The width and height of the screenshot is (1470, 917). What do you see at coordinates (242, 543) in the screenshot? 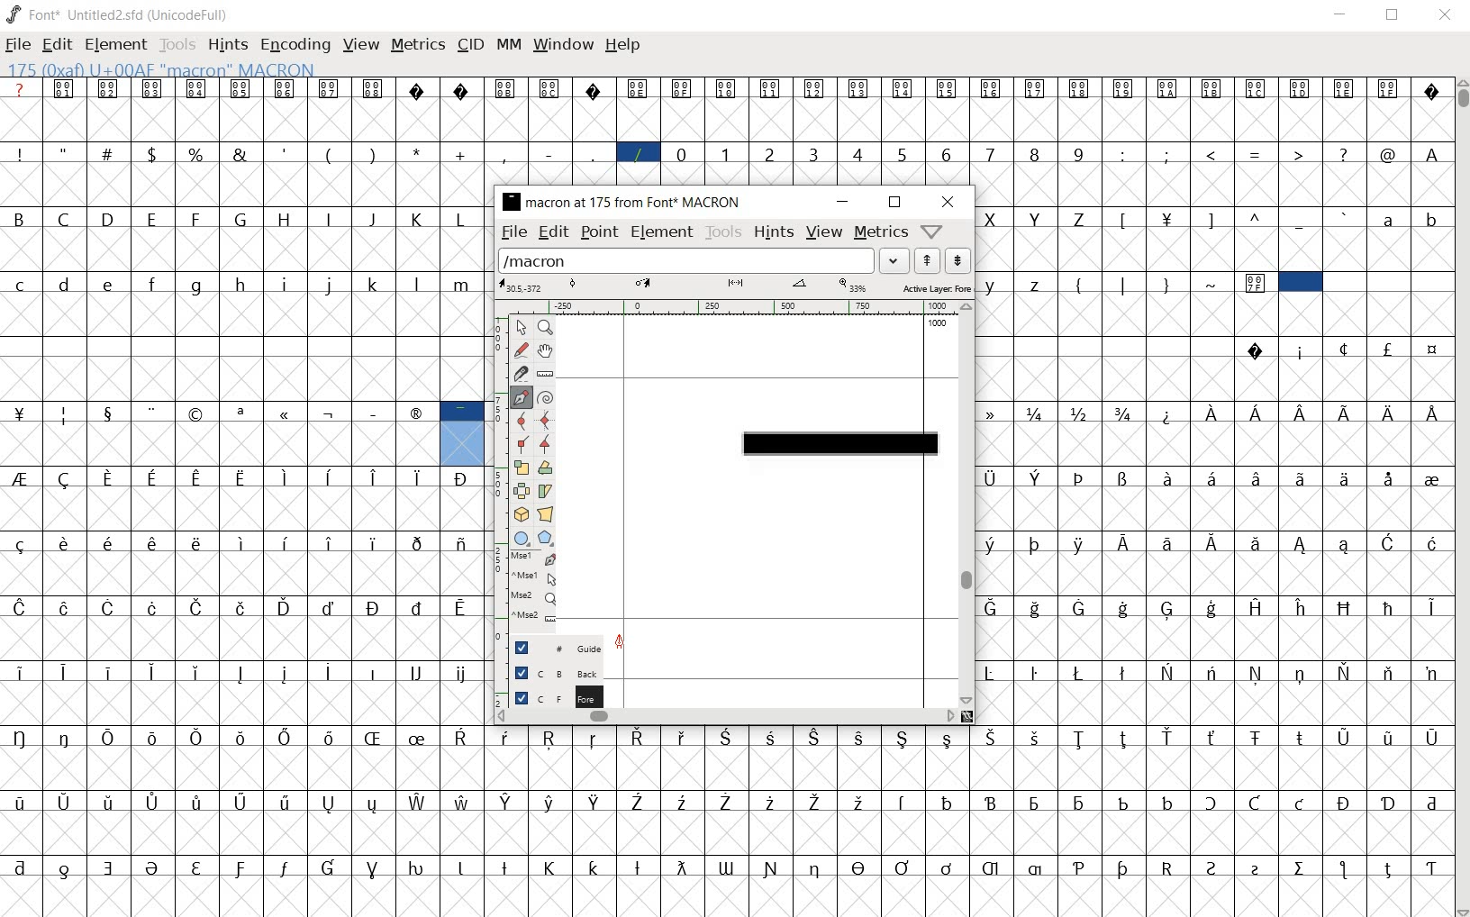
I see `Symbol` at bounding box center [242, 543].